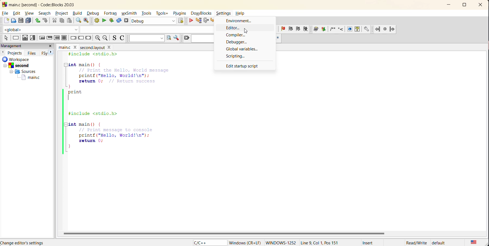 This screenshot has height=246, width=489. Describe the element at coordinates (199, 21) in the screenshot. I see `run to cursor` at that location.